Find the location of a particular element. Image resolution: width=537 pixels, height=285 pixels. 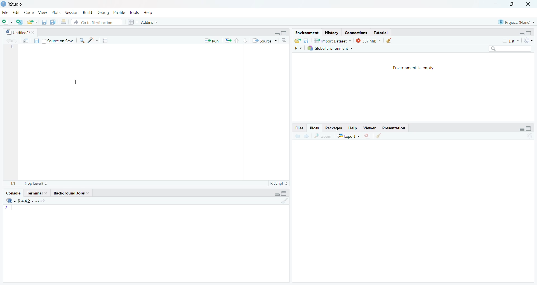

Build is located at coordinates (88, 12).